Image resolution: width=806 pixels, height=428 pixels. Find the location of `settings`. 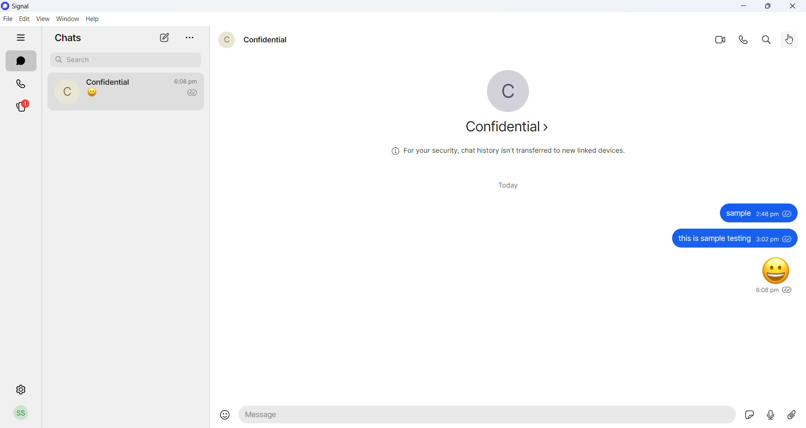

settings is located at coordinates (20, 389).